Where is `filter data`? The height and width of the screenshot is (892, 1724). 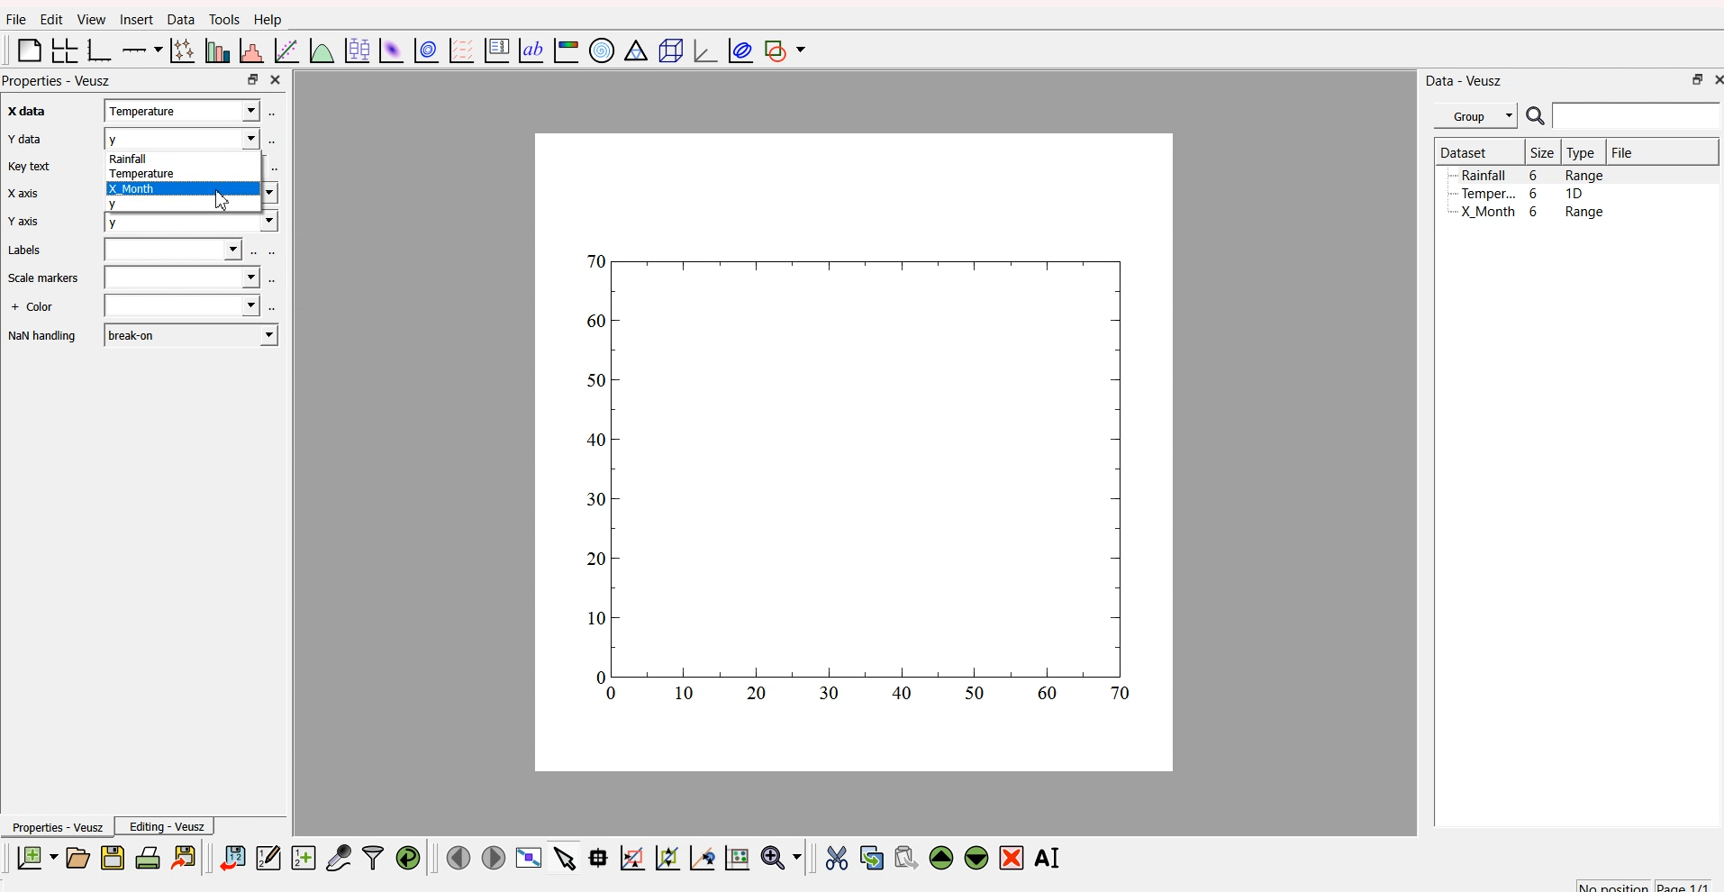 filter data is located at coordinates (373, 855).